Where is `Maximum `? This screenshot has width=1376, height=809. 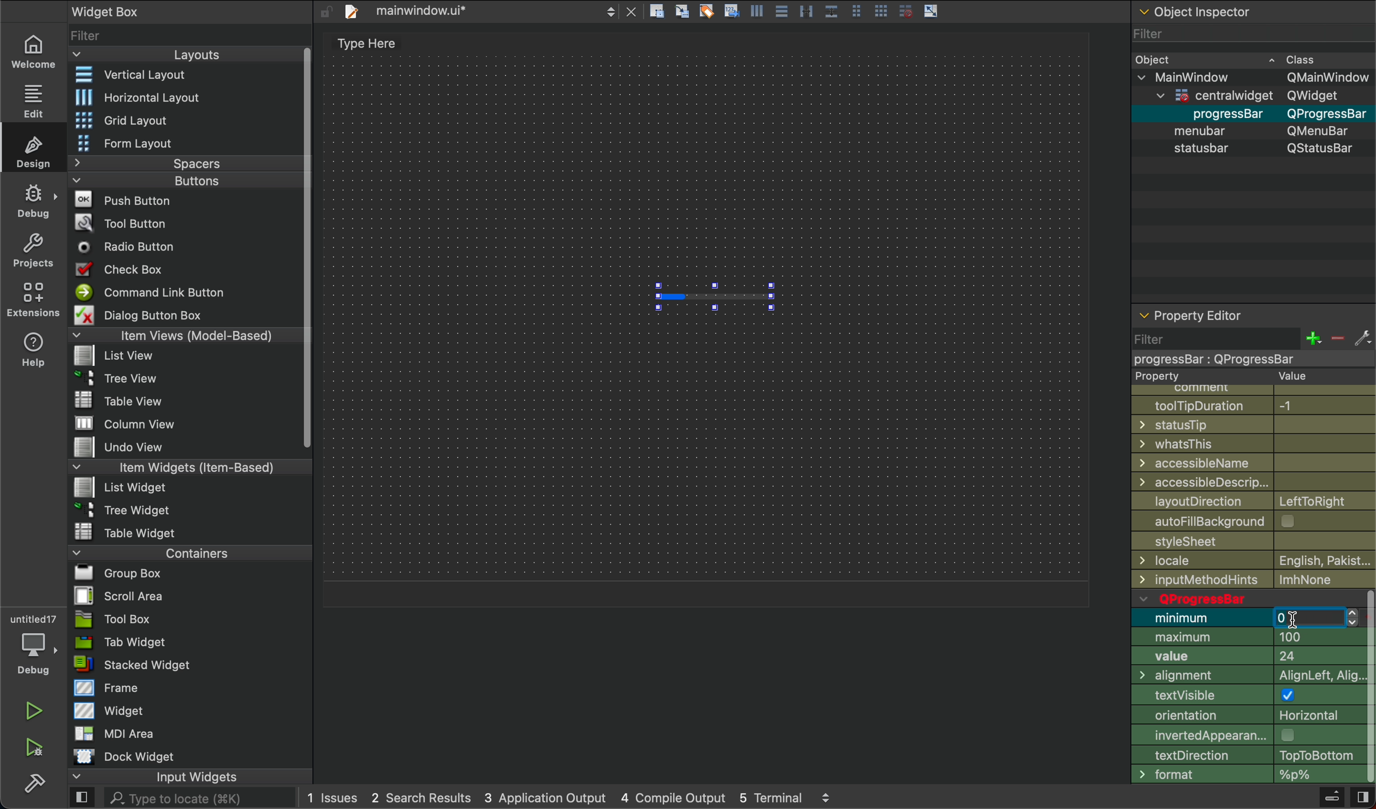 Maximum  is located at coordinates (1245, 637).